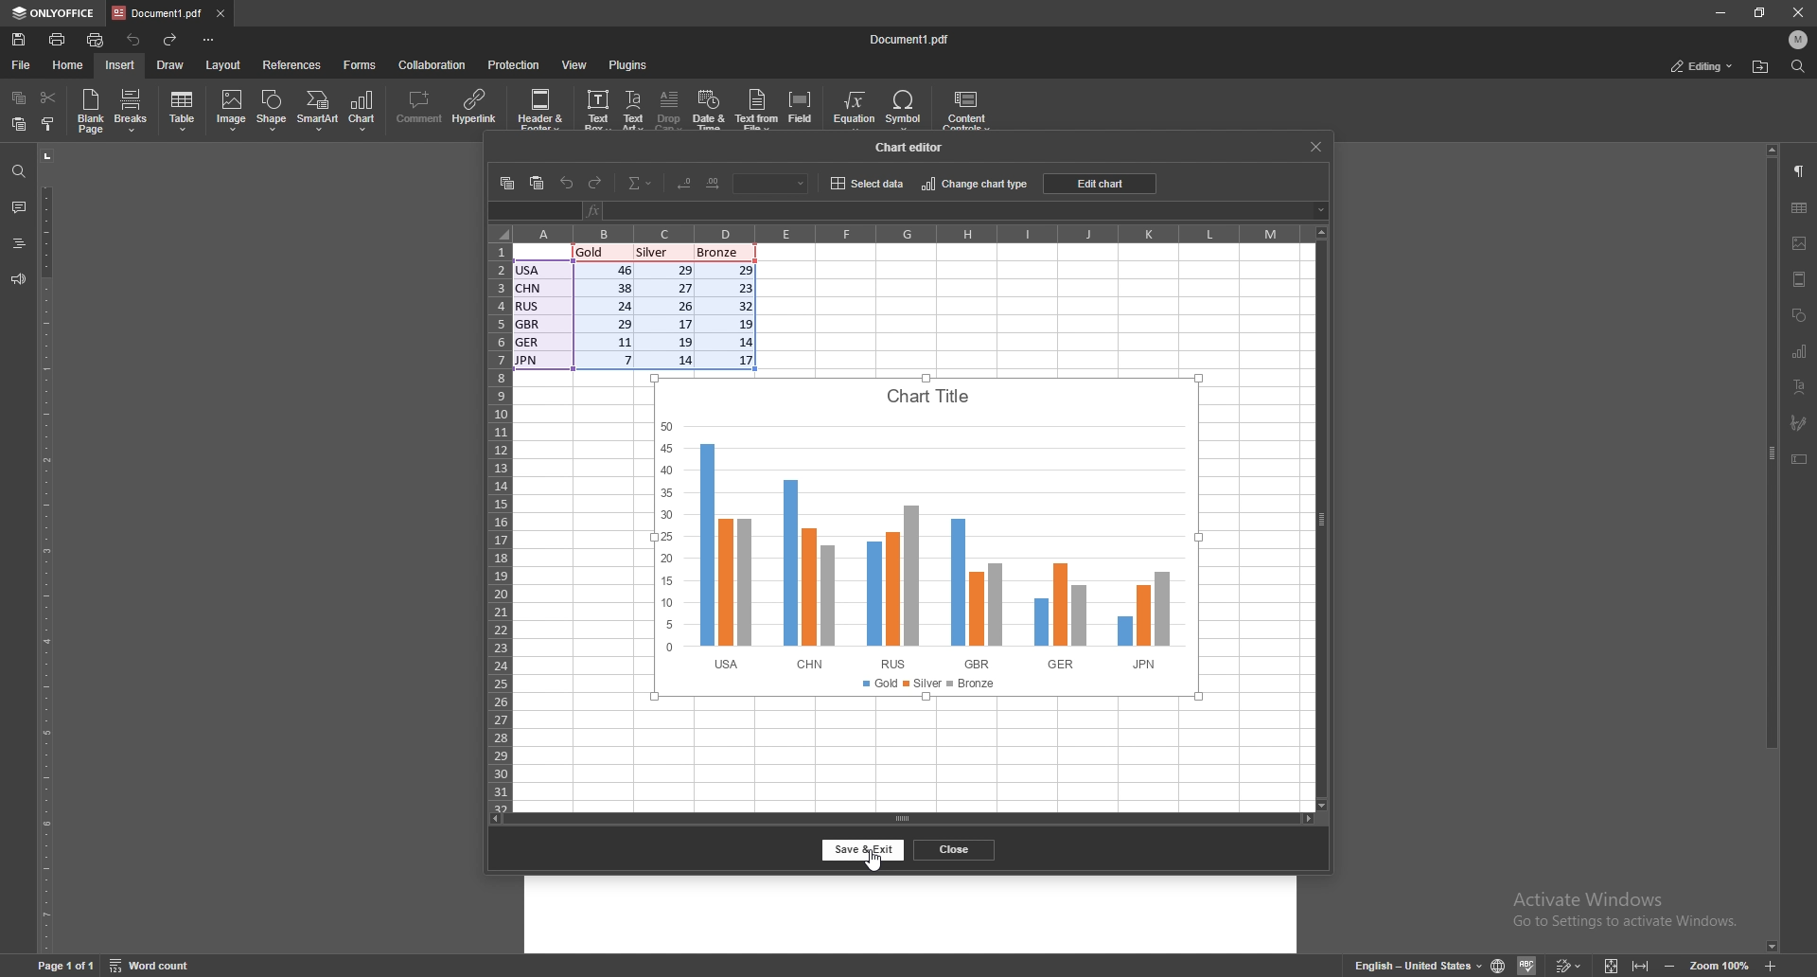 Image resolution: width=1817 pixels, height=977 pixels. Describe the element at coordinates (641, 182) in the screenshot. I see `summation` at that location.